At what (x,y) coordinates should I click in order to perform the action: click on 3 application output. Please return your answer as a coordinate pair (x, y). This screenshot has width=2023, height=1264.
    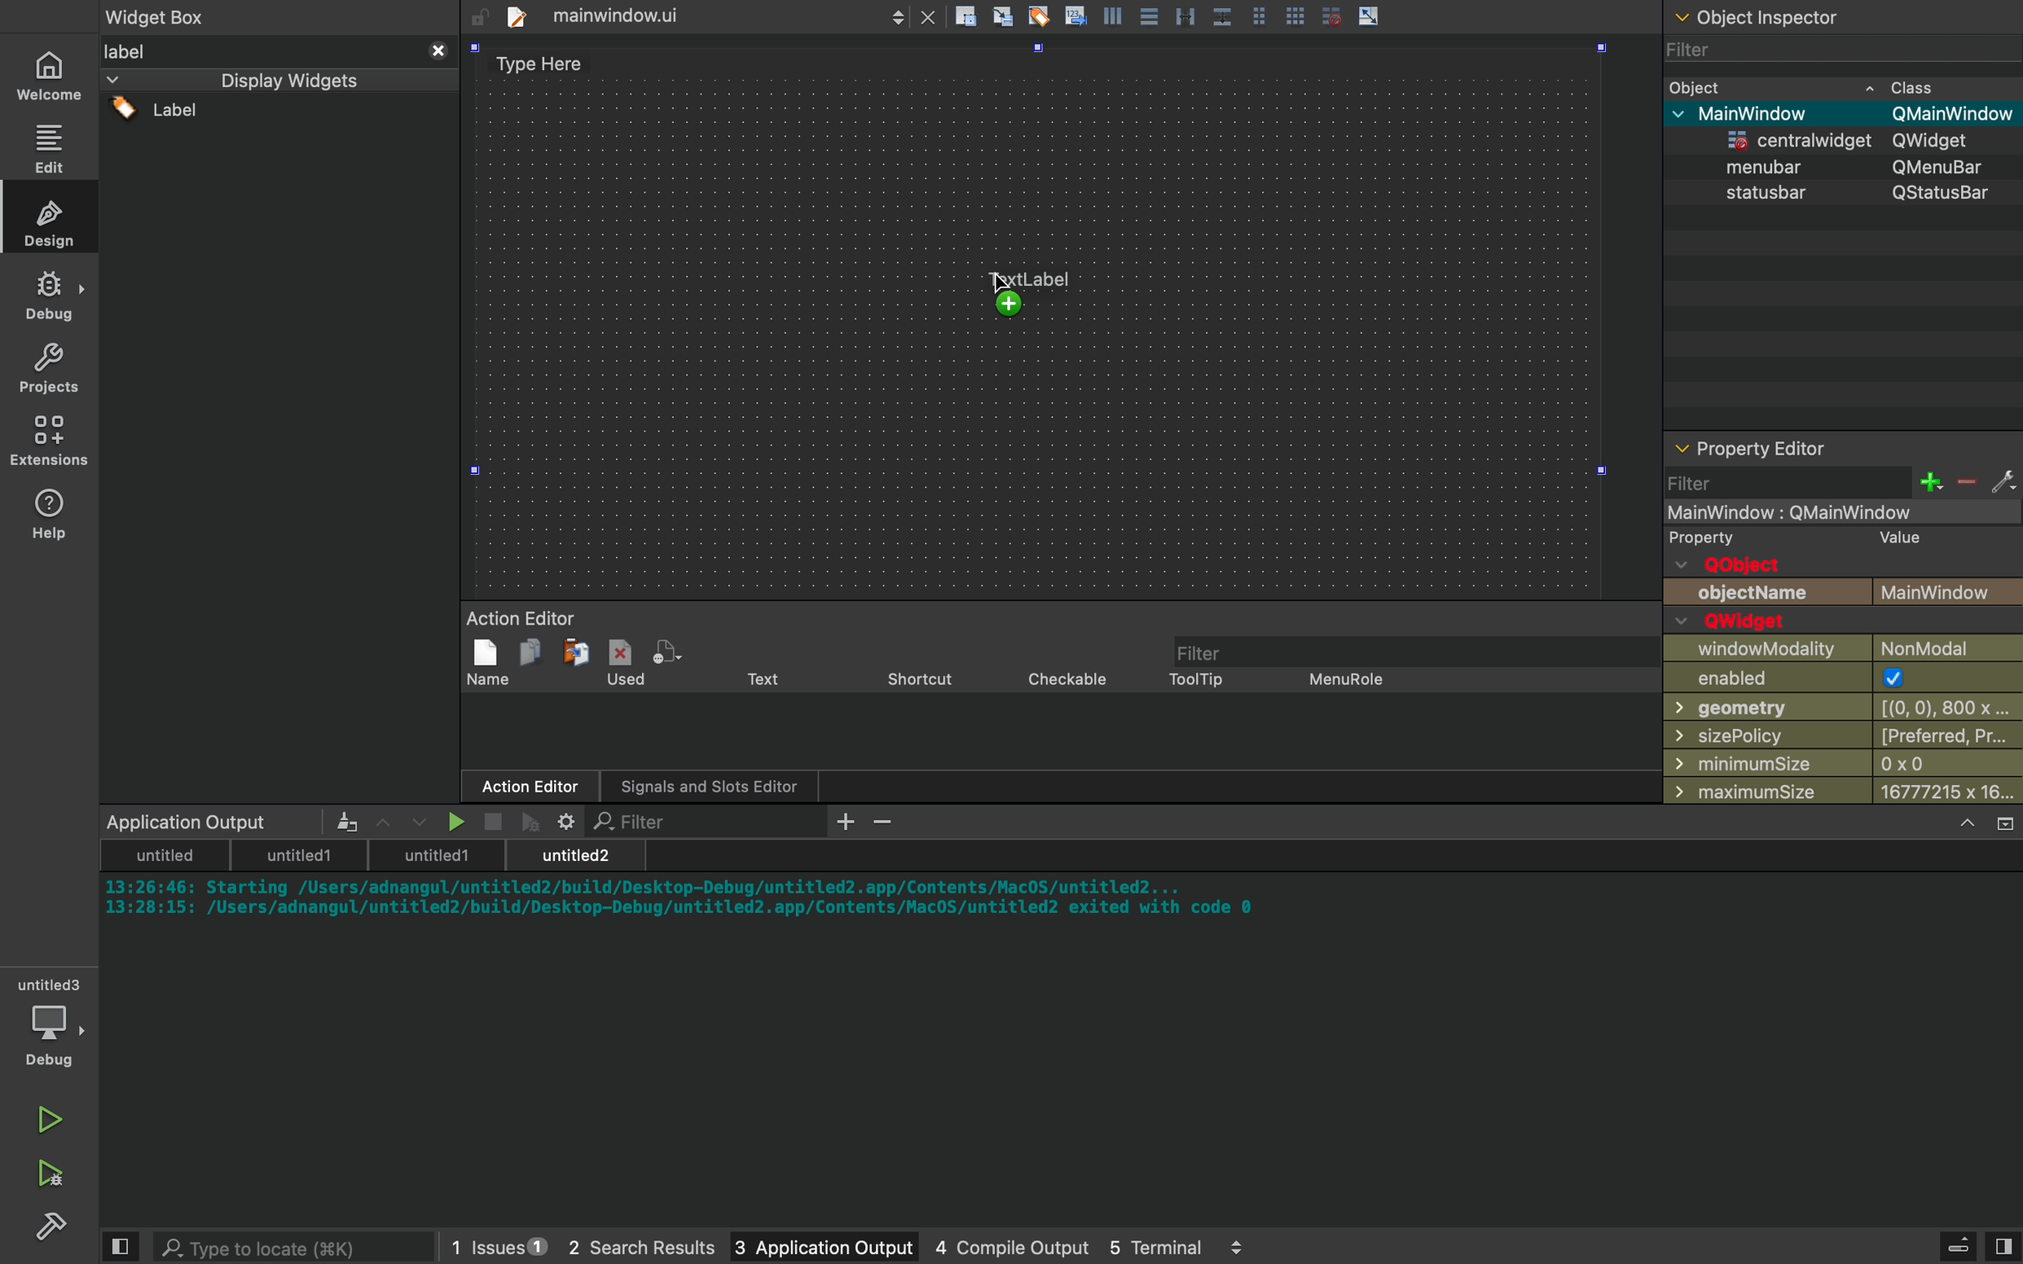
    Looking at the image, I should click on (801, 1248).